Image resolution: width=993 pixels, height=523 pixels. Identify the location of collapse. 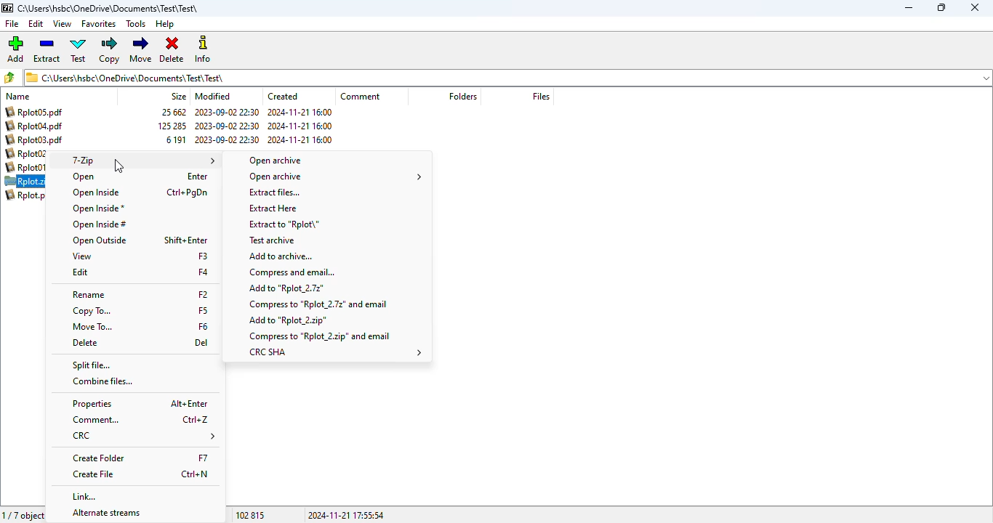
(986, 78).